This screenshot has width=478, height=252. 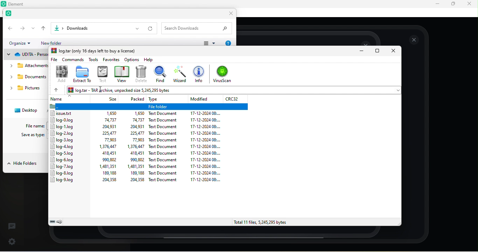 I want to click on new folder, so click(x=55, y=42).